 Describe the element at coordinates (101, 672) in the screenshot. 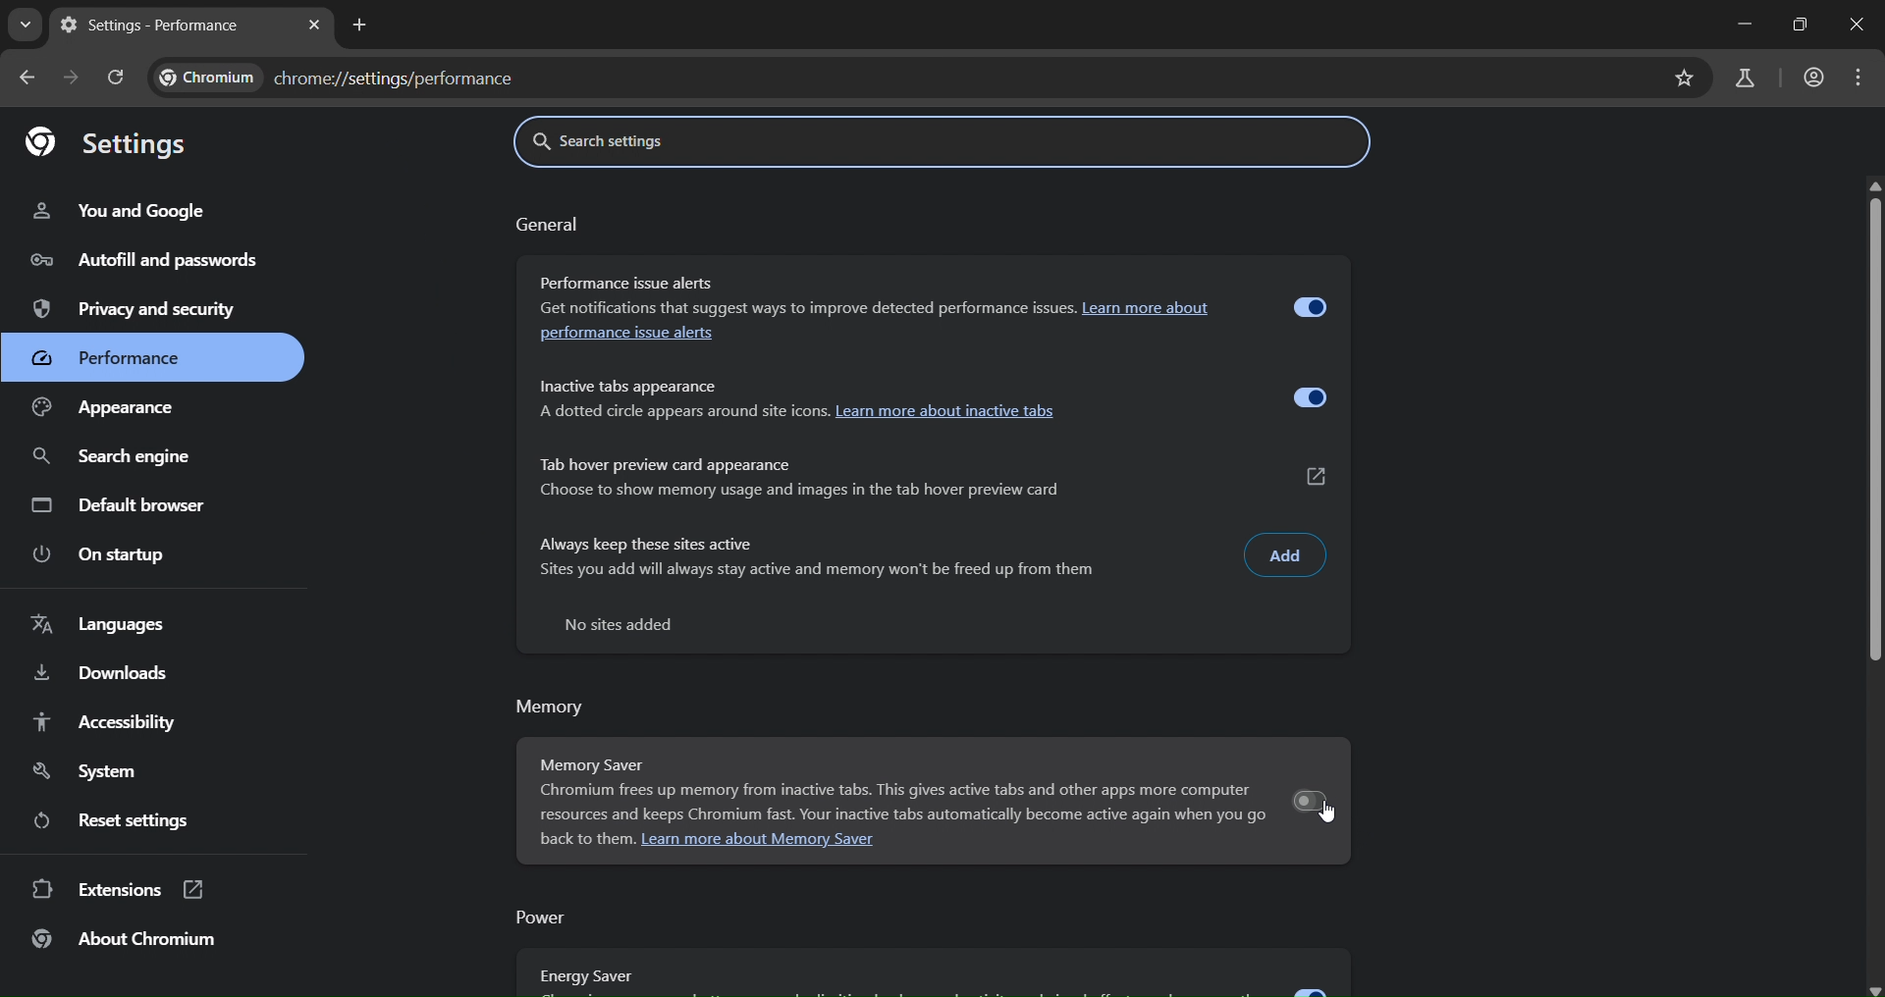

I see `Downloads` at that location.